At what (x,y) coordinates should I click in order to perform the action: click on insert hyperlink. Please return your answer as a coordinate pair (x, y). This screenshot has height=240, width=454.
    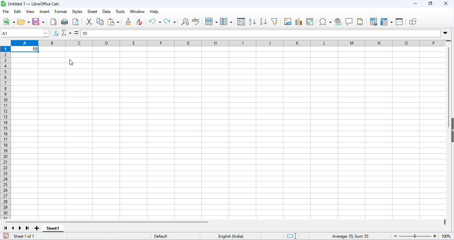
    Looking at the image, I should click on (339, 22).